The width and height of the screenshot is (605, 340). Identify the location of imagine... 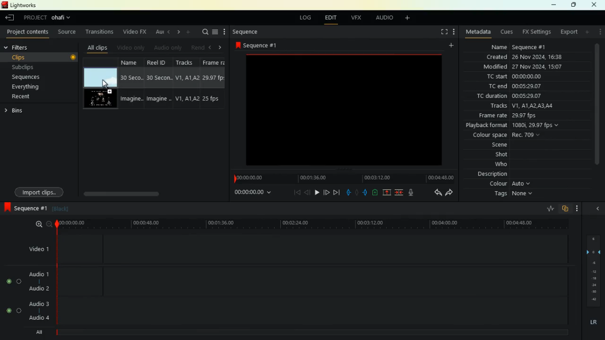
(159, 99).